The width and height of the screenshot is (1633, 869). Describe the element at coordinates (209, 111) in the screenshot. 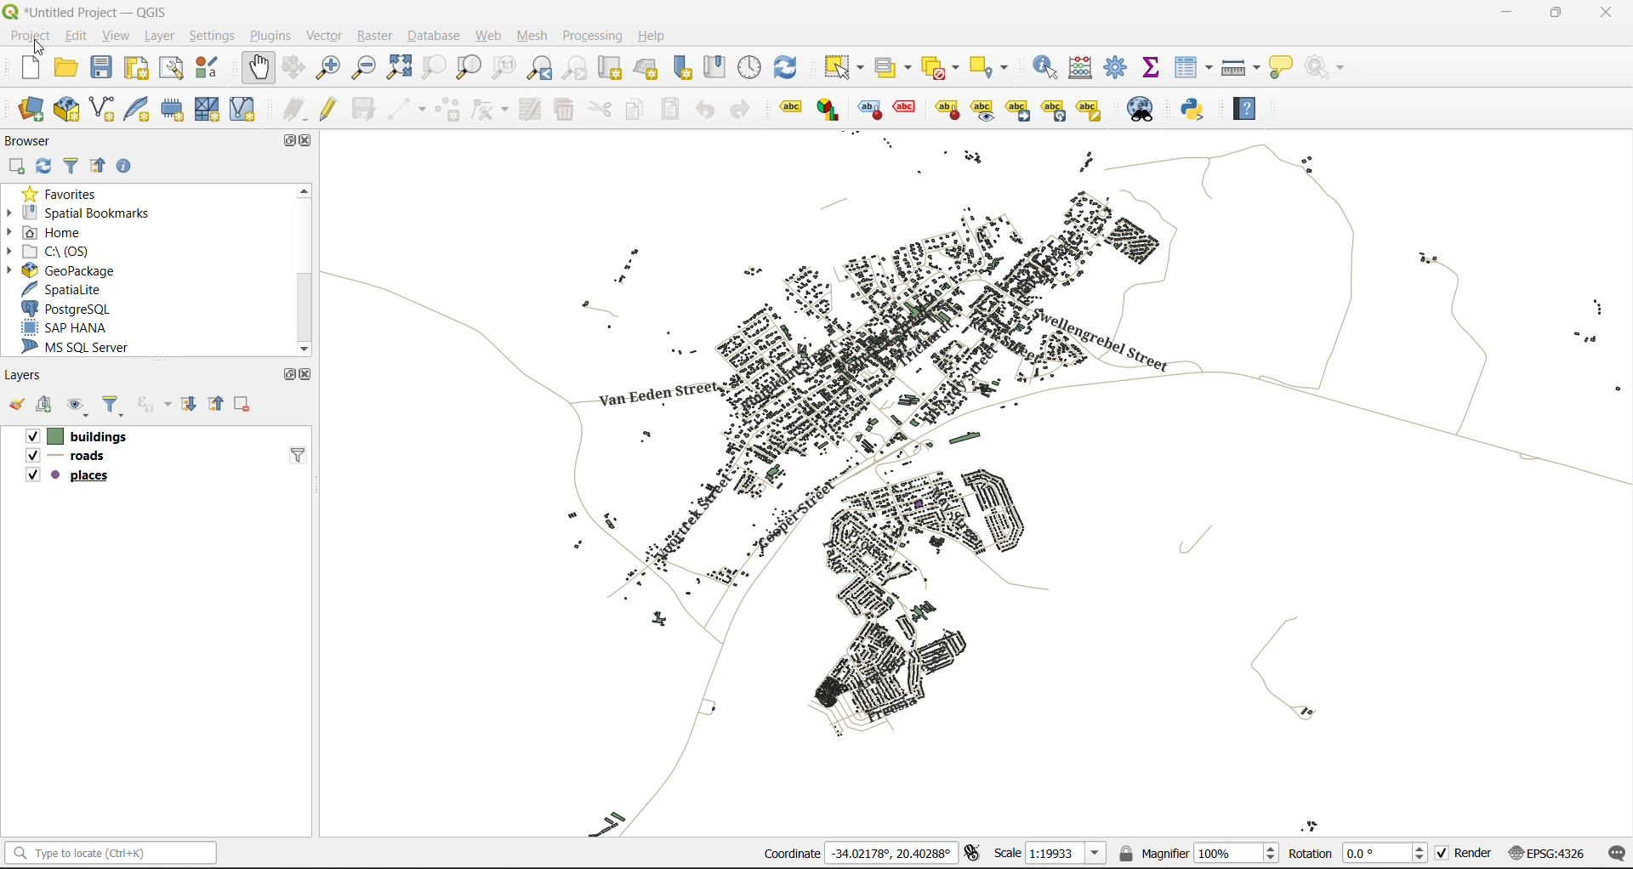

I see `new mesh` at that location.